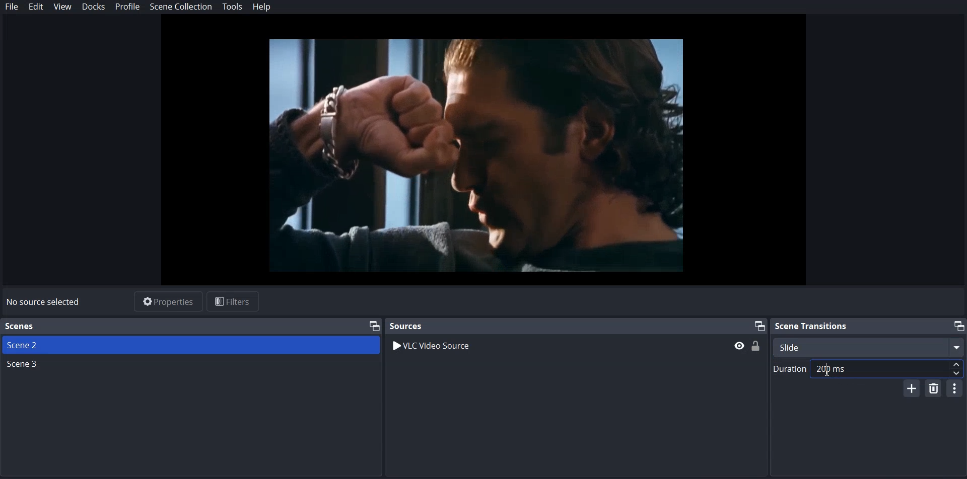 The width and height of the screenshot is (967, 479). What do you see at coordinates (191, 326) in the screenshot?
I see `Text 1` at bounding box center [191, 326].